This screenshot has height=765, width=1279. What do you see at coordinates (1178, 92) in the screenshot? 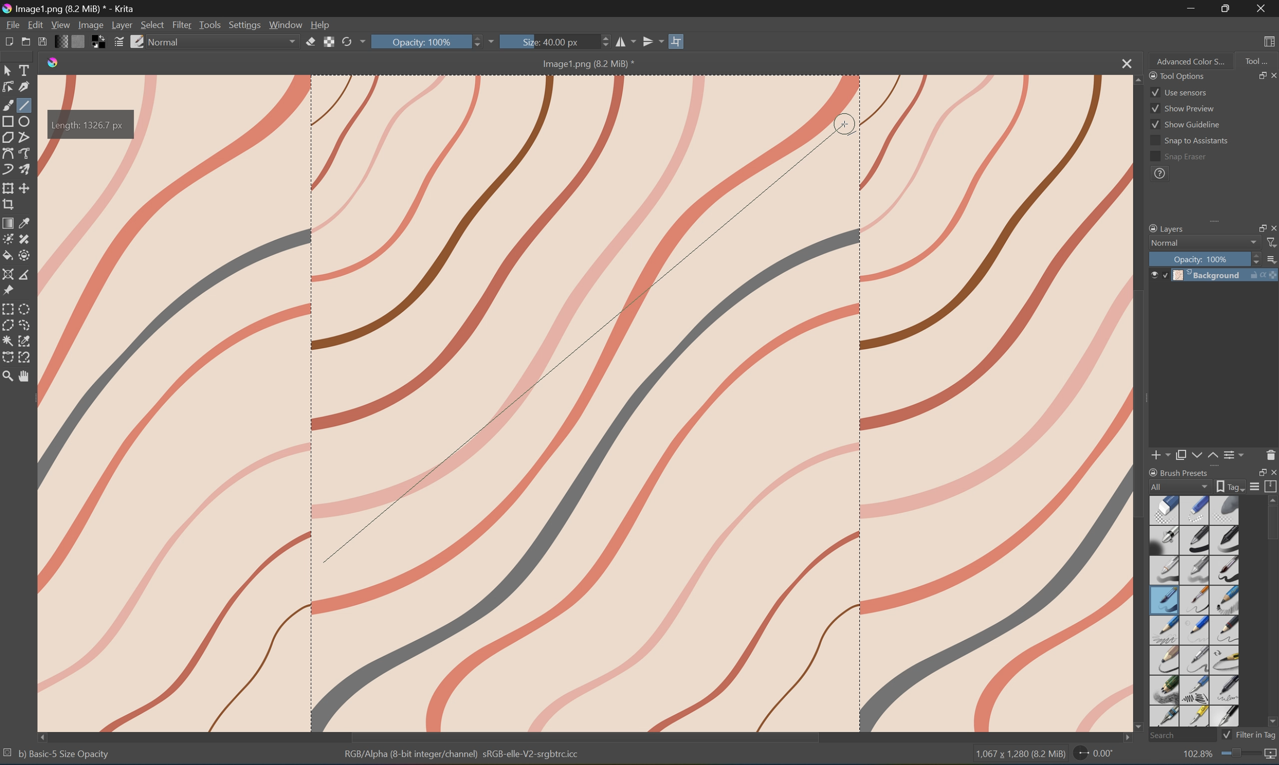
I see `Use sensors` at bounding box center [1178, 92].